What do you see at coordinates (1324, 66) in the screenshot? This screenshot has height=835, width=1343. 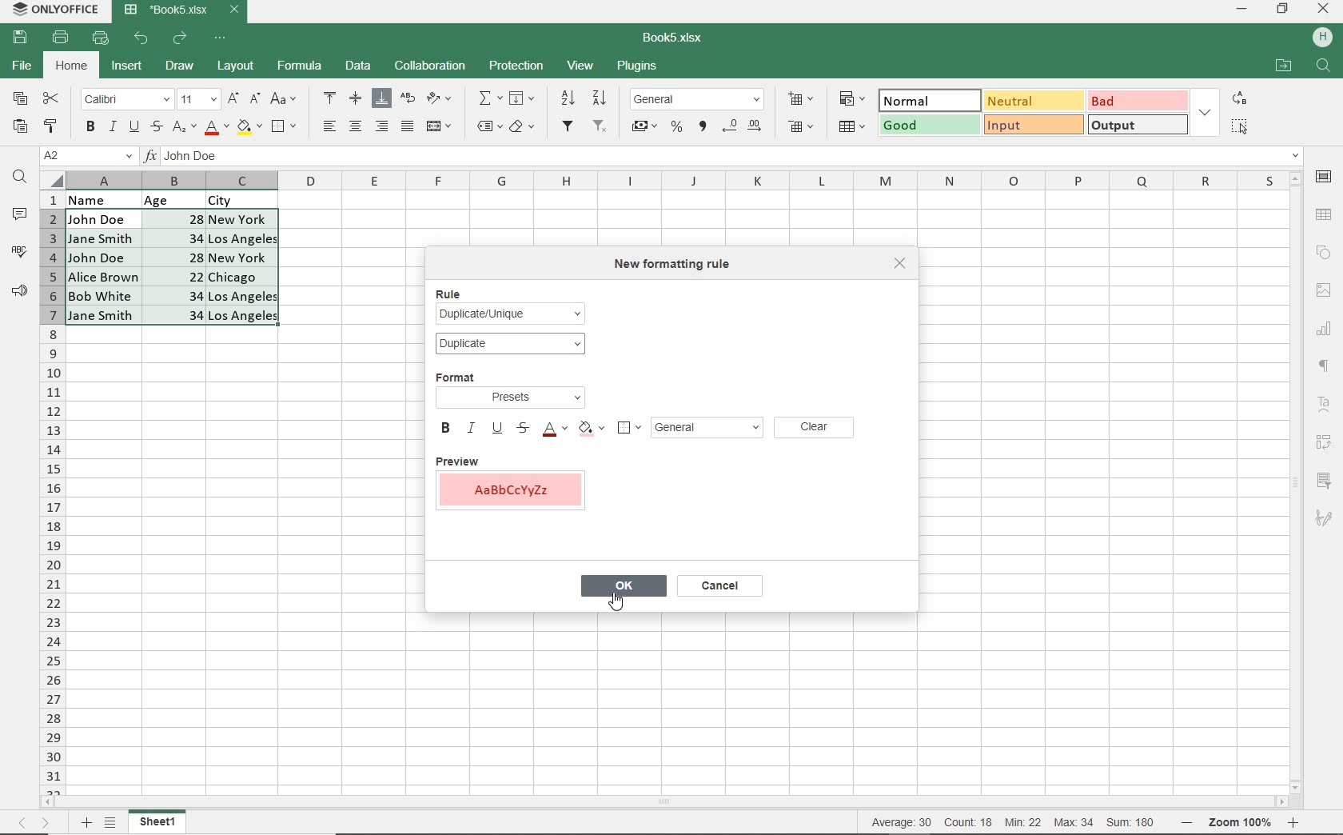 I see `Search` at bounding box center [1324, 66].